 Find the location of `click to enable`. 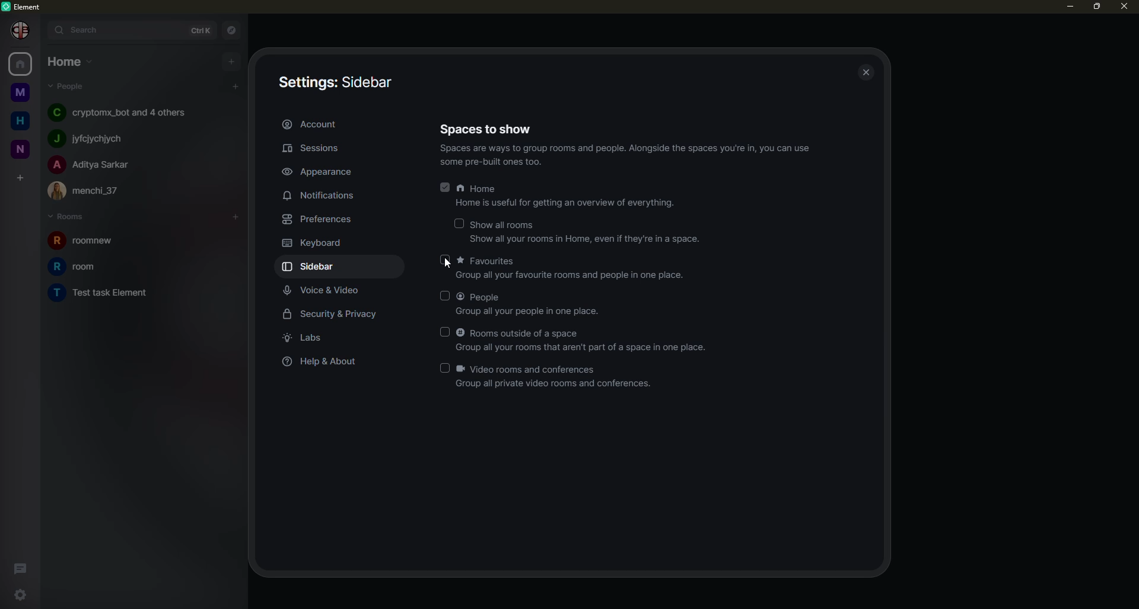

click to enable is located at coordinates (444, 259).